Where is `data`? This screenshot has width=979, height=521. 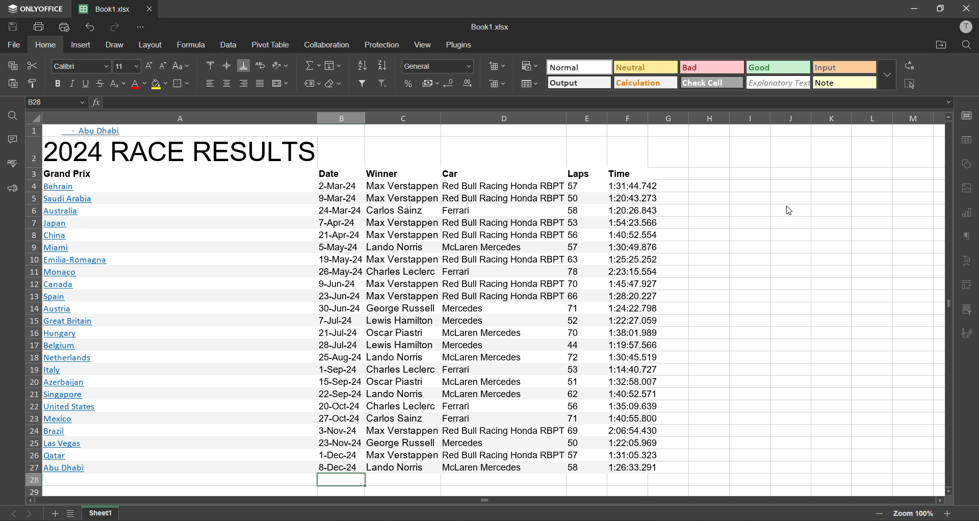 data is located at coordinates (230, 45).